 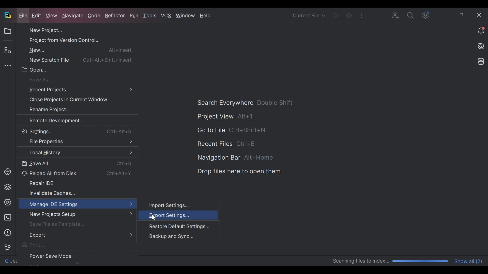 What do you see at coordinates (7, 31) in the screenshot?
I see `Project View` at bounding box center [7, 31].